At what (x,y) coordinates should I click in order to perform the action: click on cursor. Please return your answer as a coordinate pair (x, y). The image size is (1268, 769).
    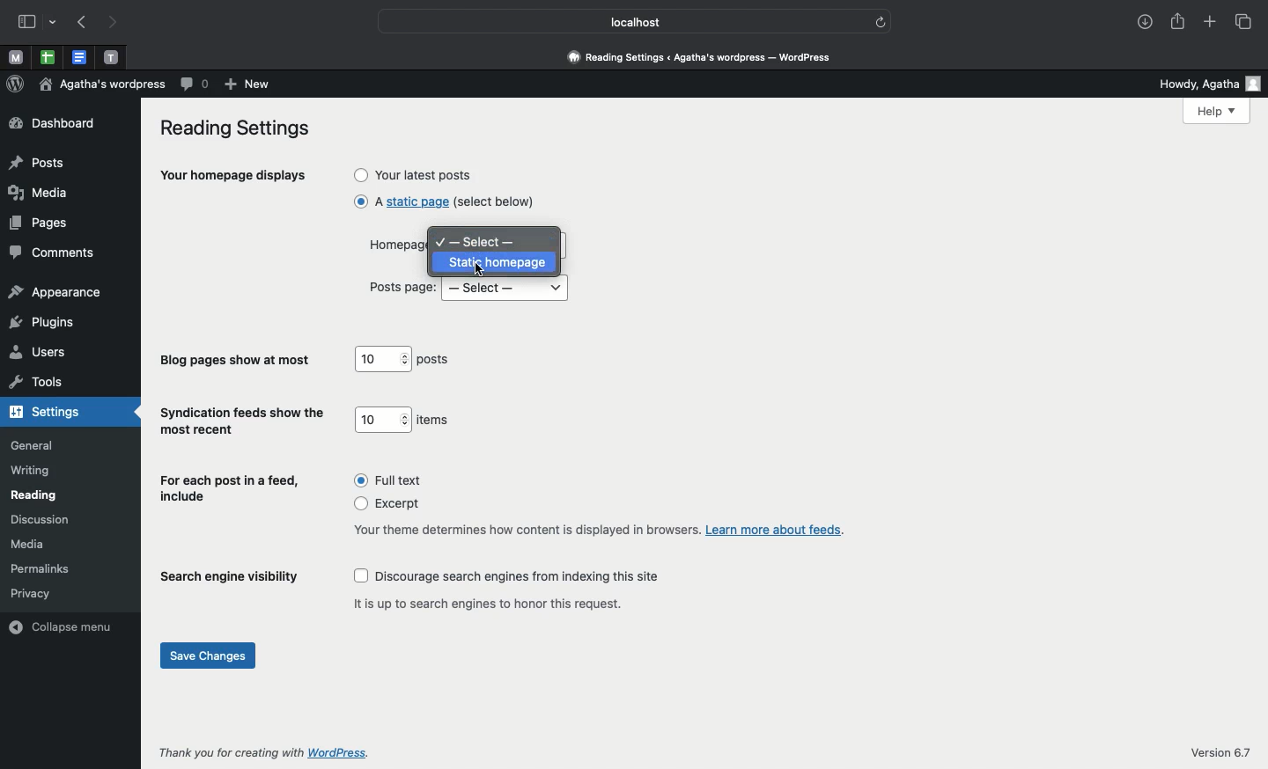
    Looking at the image, I should click on (479, 268).